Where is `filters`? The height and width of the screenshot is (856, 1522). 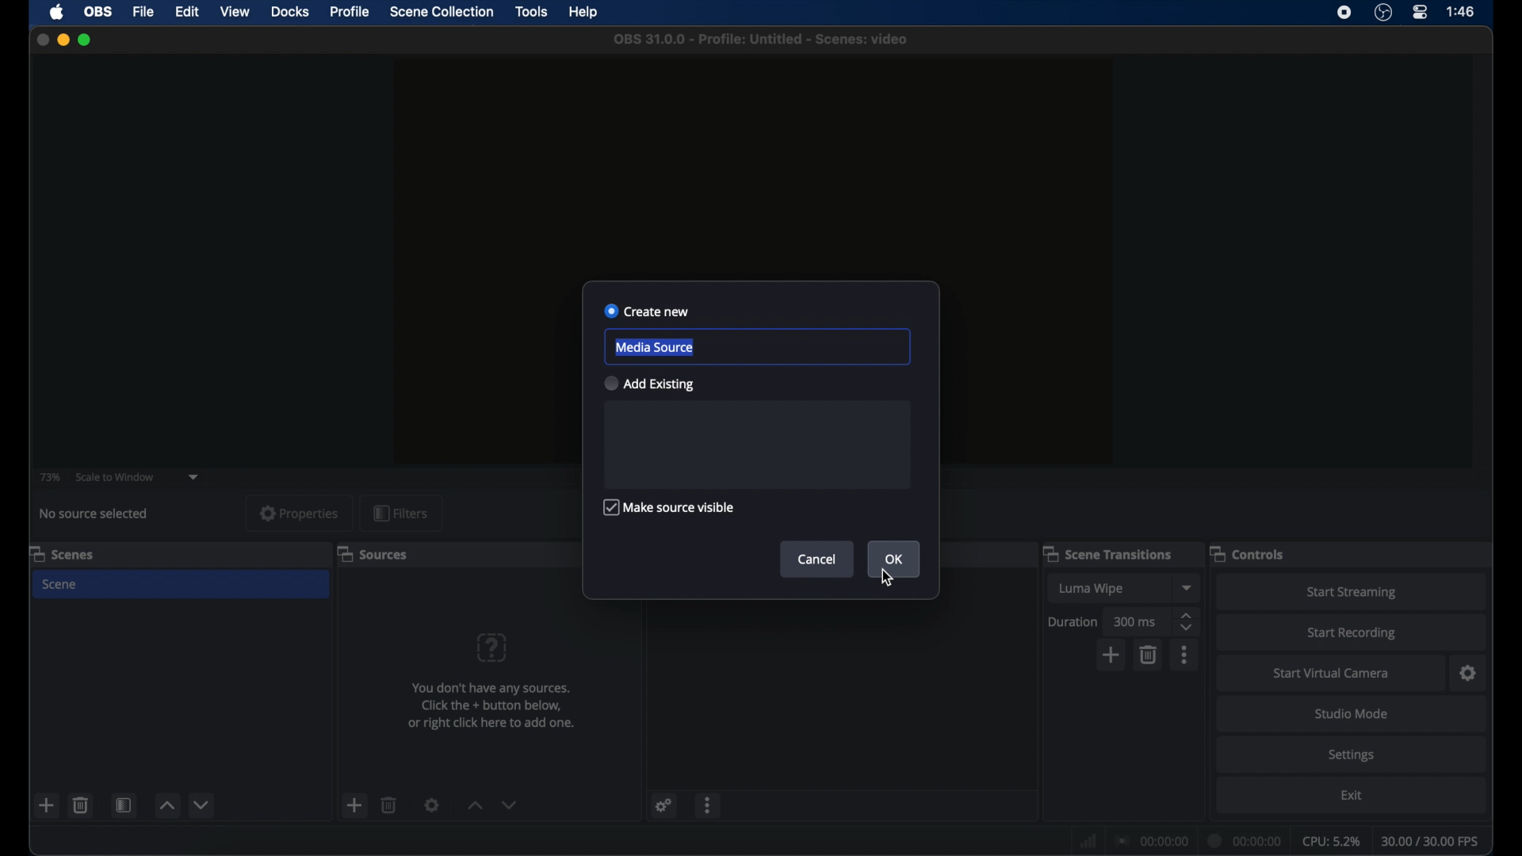
filters is located at coordinates (401, 513).